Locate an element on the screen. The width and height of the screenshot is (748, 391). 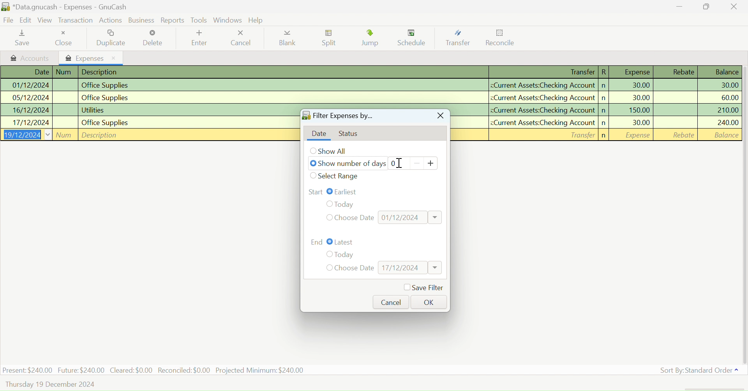
Office Supplies Transaction is located at coordinates (370, 85).